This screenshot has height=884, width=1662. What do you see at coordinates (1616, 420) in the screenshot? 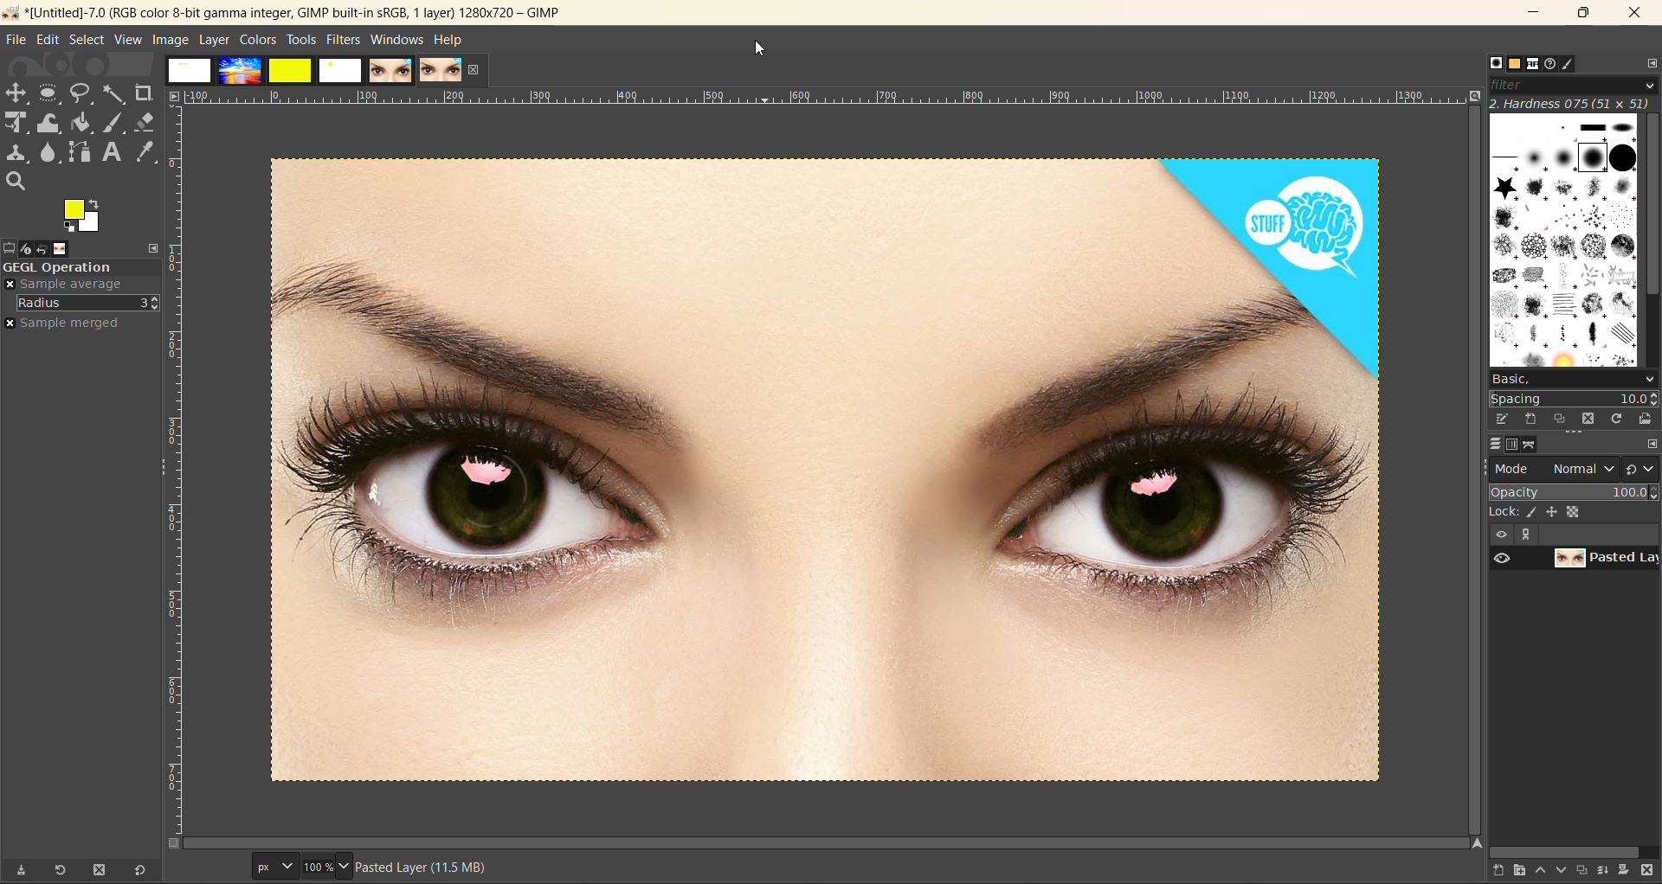
I see `refresh brushes` at bounding box center [1616, 420].